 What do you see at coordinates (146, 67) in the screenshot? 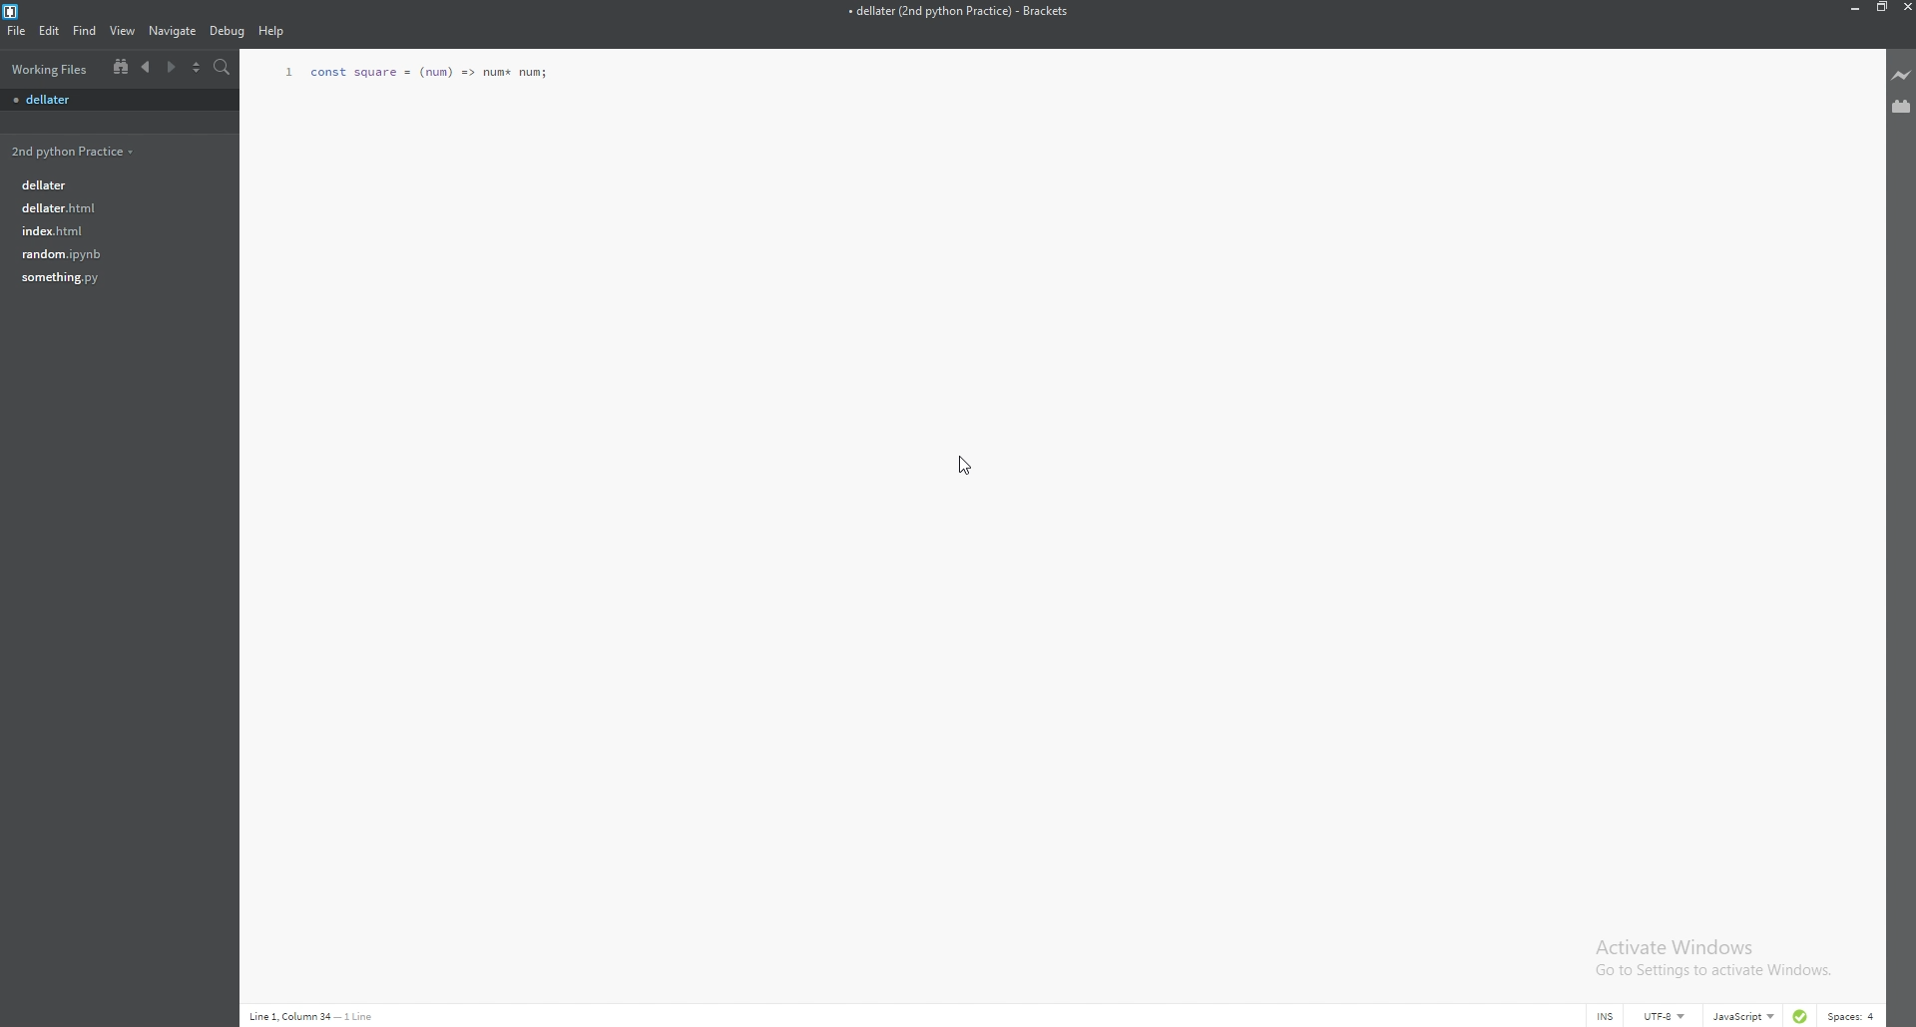
I see `previous` at bounding box center [146, 67].